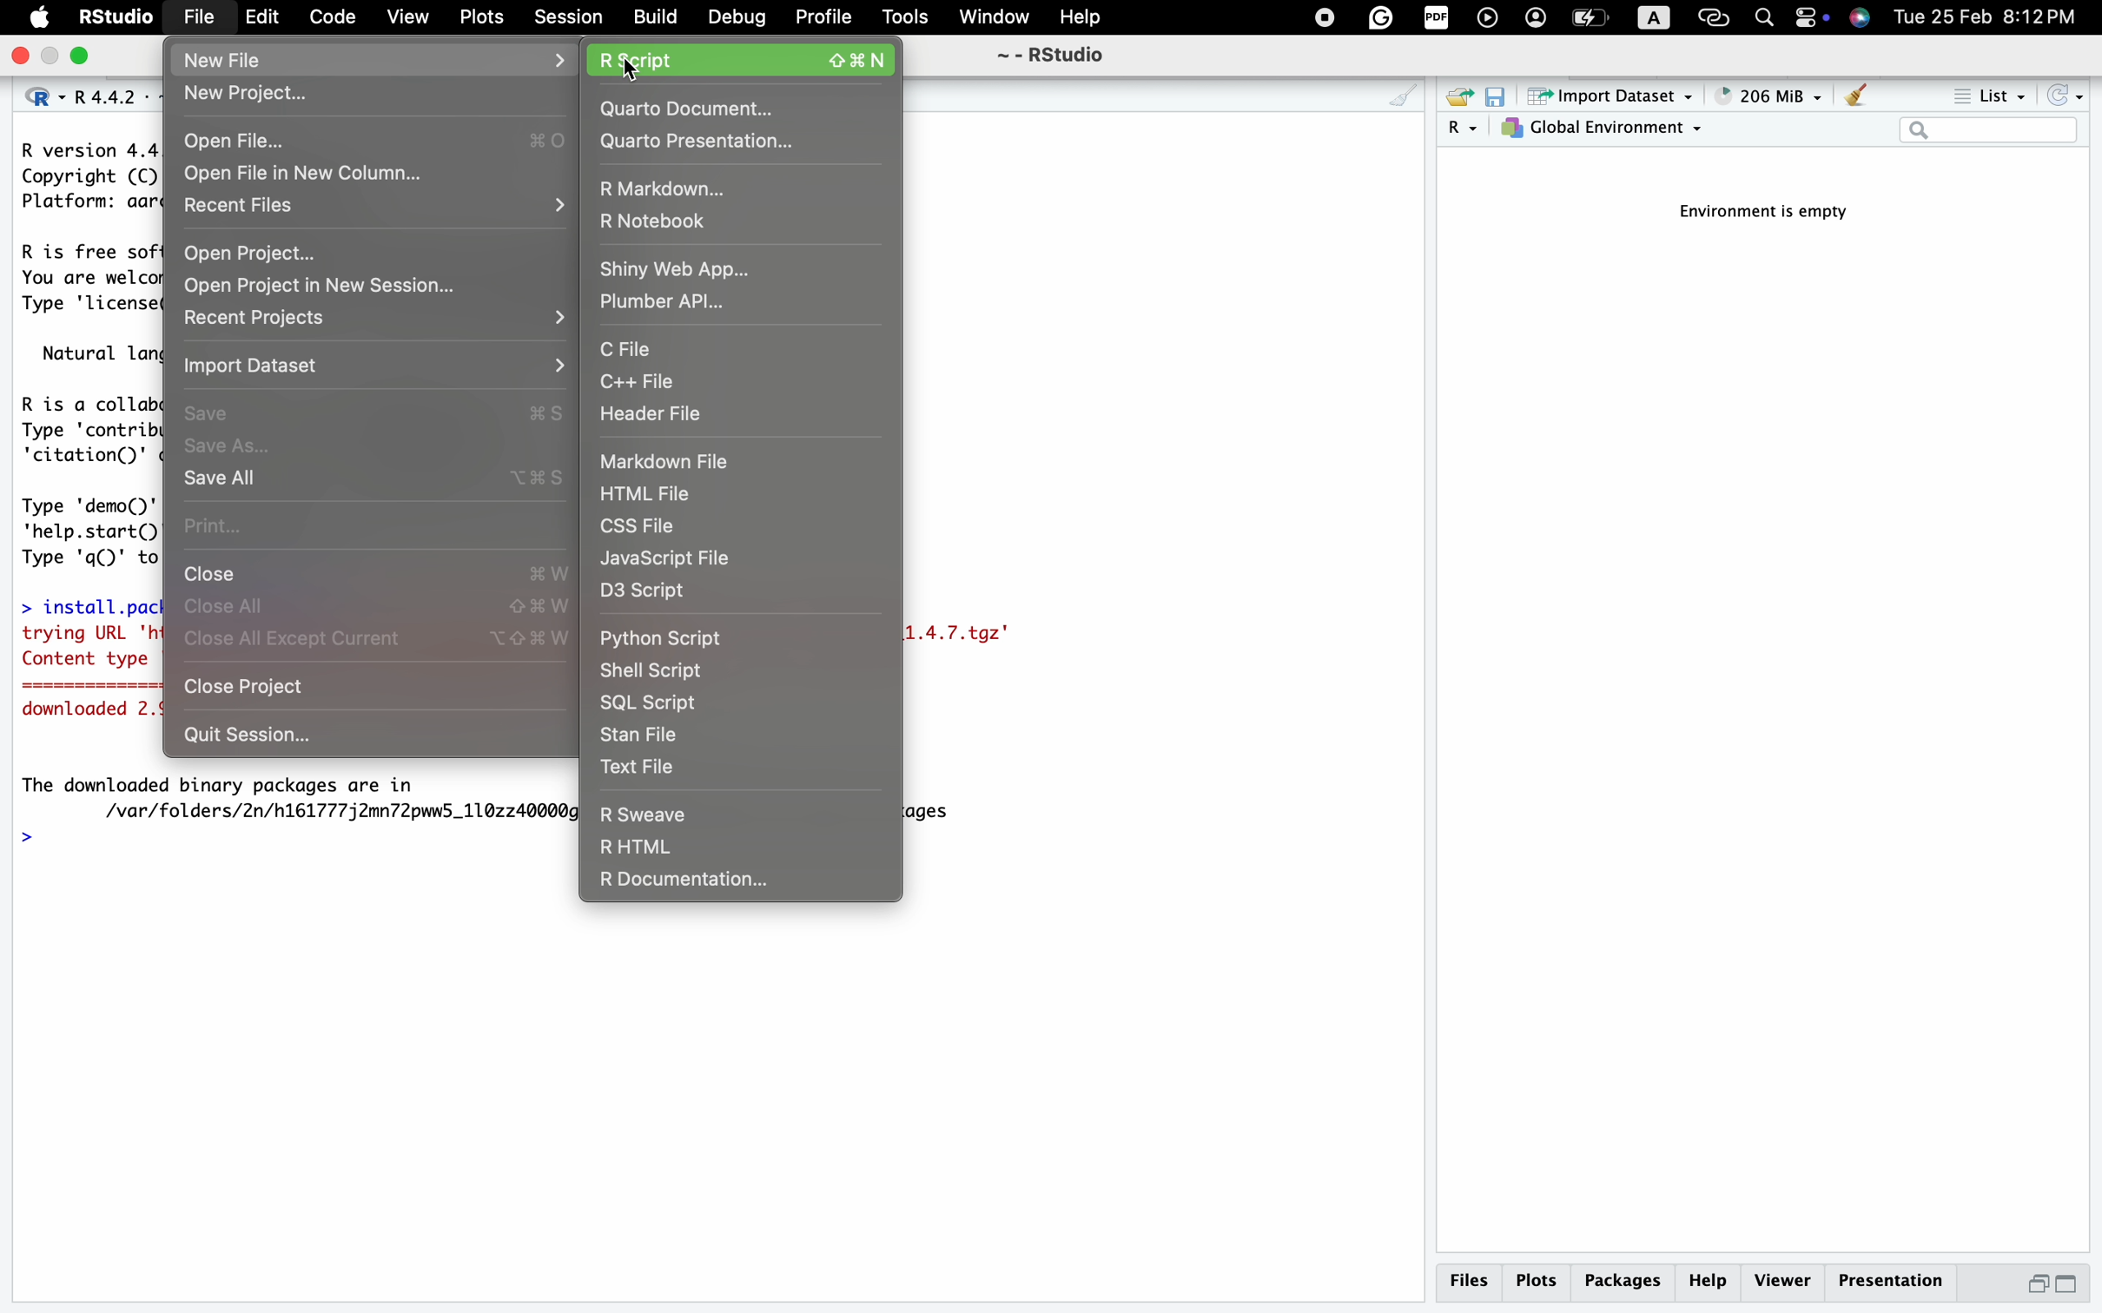 The width and height of the screenshot is (2102, 1313). I want to click on C++ file, so click(735, 382).